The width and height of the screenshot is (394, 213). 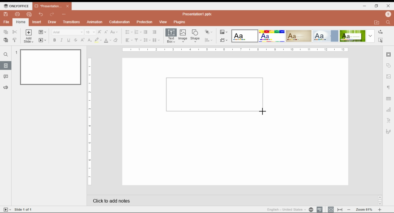 I want to click on quick print, so click(x=29, y=14).